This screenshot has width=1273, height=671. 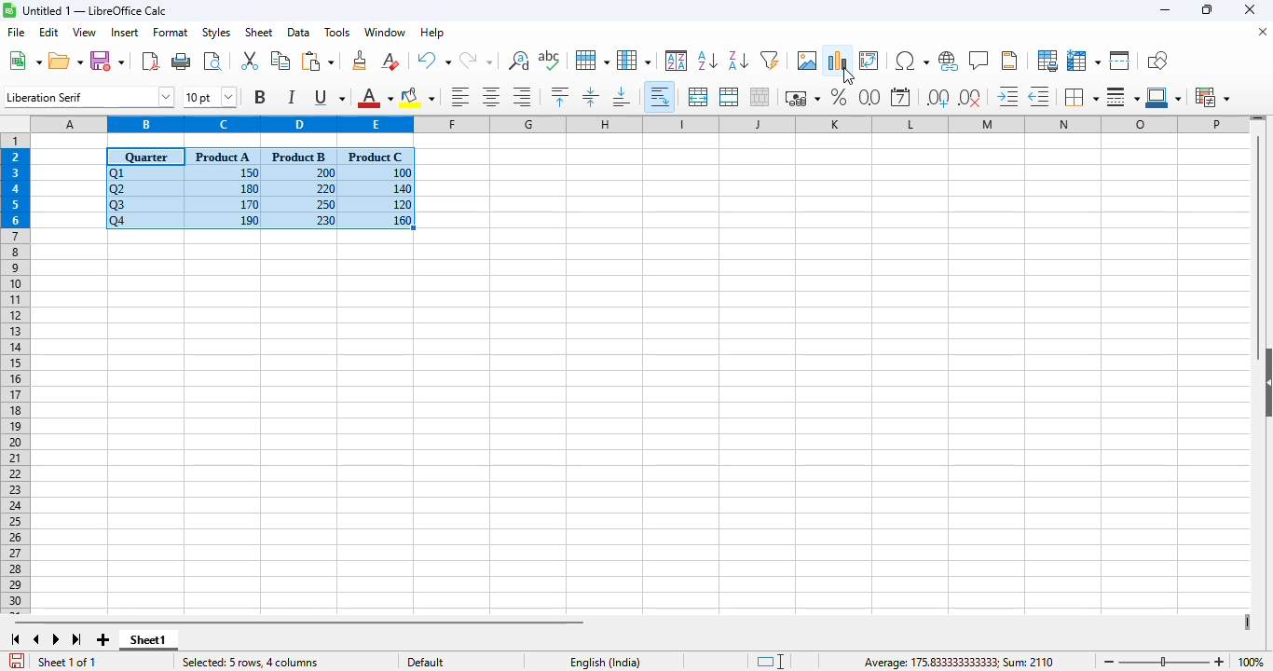 What do you see at coordinates (1123, 97) in the screenshot?
I see `border style` at bounding box center [1123, 97].